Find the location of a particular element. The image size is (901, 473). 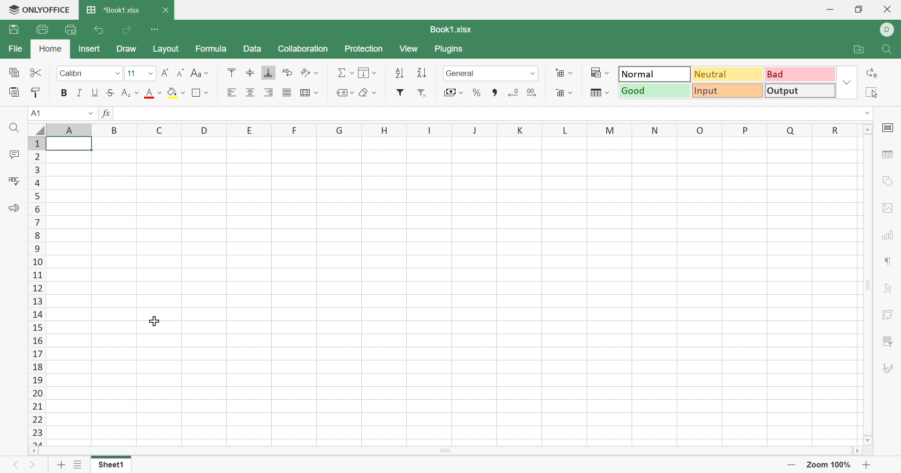

paragraph settings is located at coordinates (890, 262).